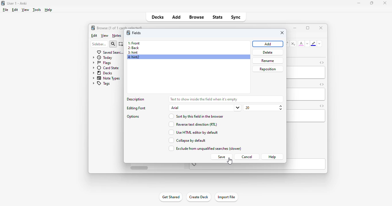 The width and height of the screenshot is (392, 206). I want to click on get shared, so click(170, 197).